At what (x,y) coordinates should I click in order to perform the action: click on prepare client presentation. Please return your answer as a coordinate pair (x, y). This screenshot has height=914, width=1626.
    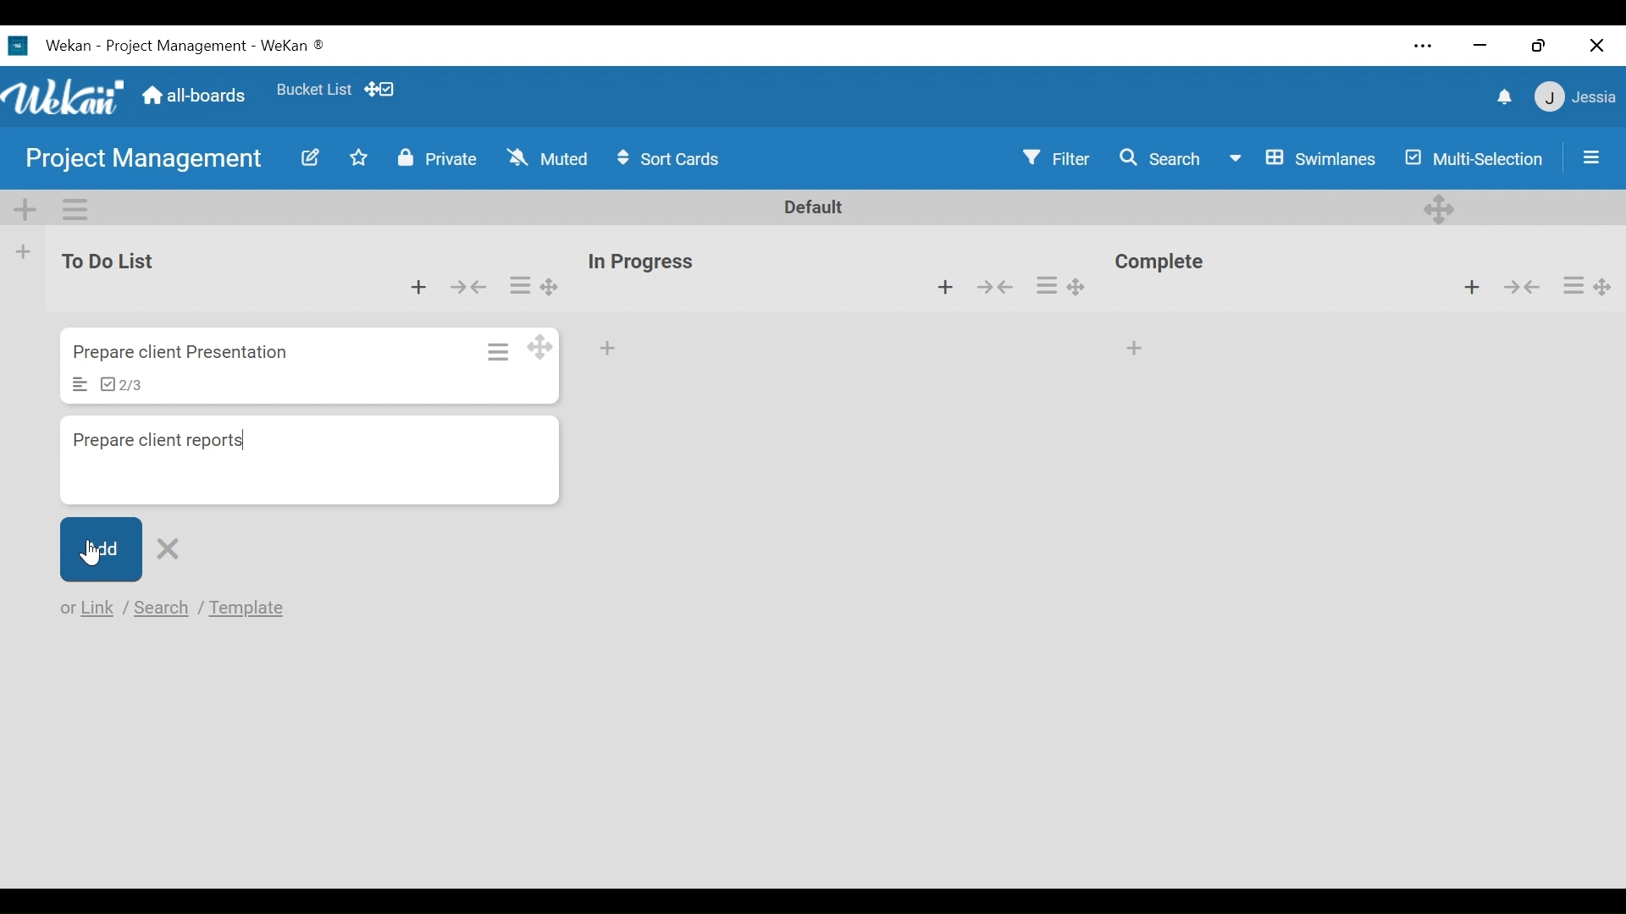
    Looking at the image, I should click on (185, 353).